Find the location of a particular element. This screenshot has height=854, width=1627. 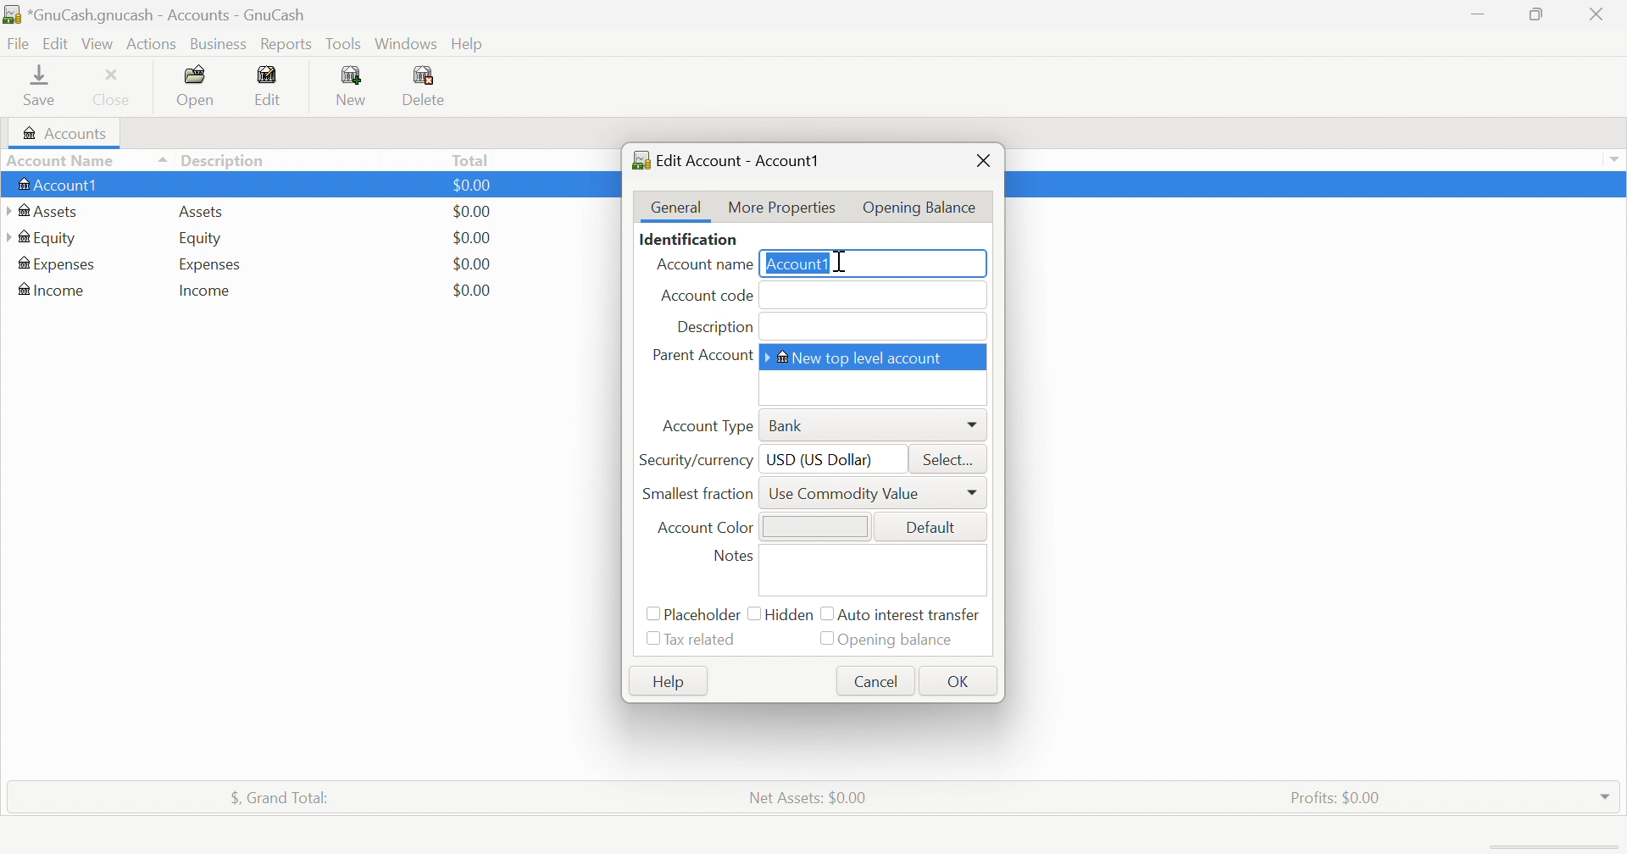

USD (US Dollar) is located at coordinates (822, 461).